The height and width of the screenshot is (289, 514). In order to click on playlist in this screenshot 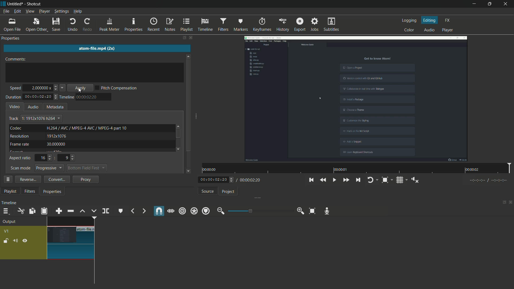, I will do `click(186, 25)`.